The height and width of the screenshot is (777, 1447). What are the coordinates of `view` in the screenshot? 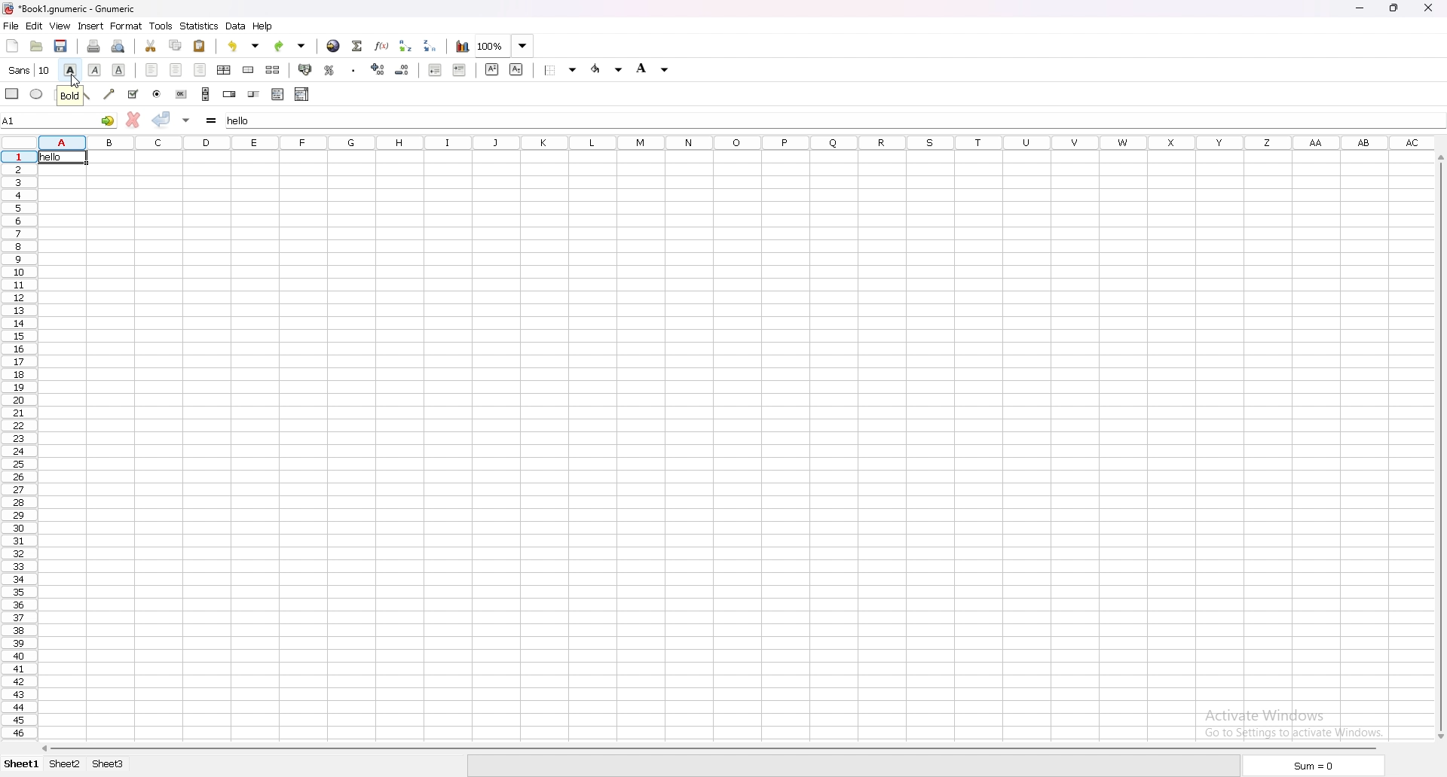 It's located at (60, 26).